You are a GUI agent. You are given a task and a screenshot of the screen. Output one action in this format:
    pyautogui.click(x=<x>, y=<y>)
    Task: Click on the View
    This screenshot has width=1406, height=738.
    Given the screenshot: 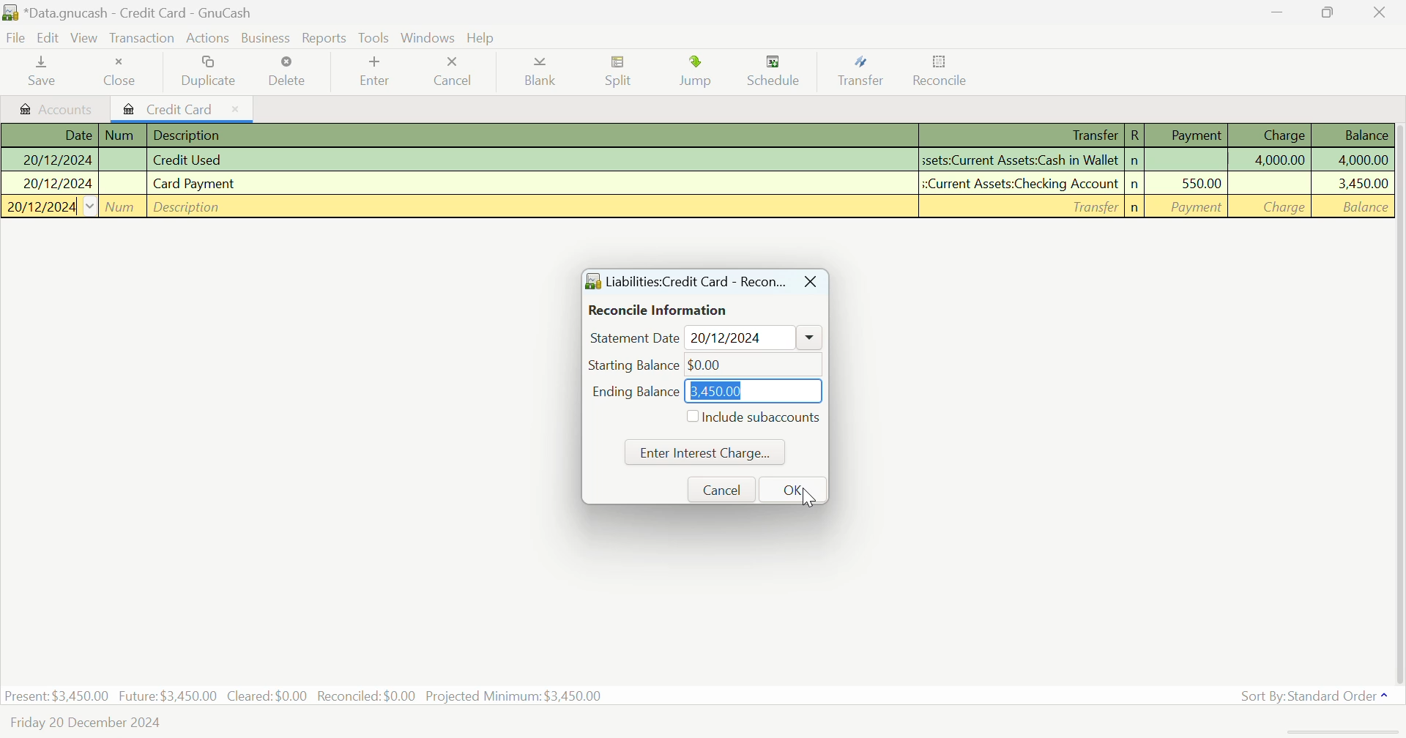 What is the action you would take?
    pyautogui.click(x=83, y=37)
    